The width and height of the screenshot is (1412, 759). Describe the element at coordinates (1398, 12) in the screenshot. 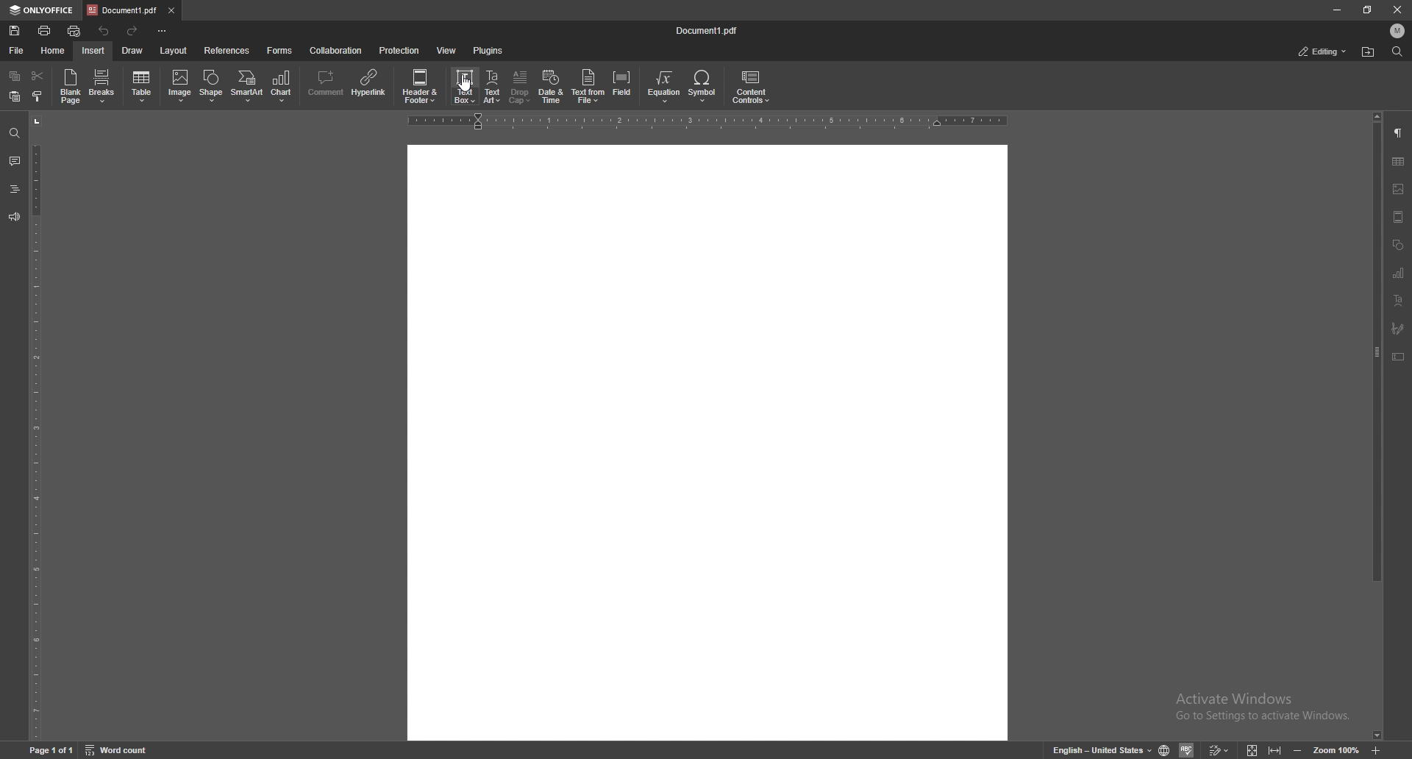

I see `close` at that location.